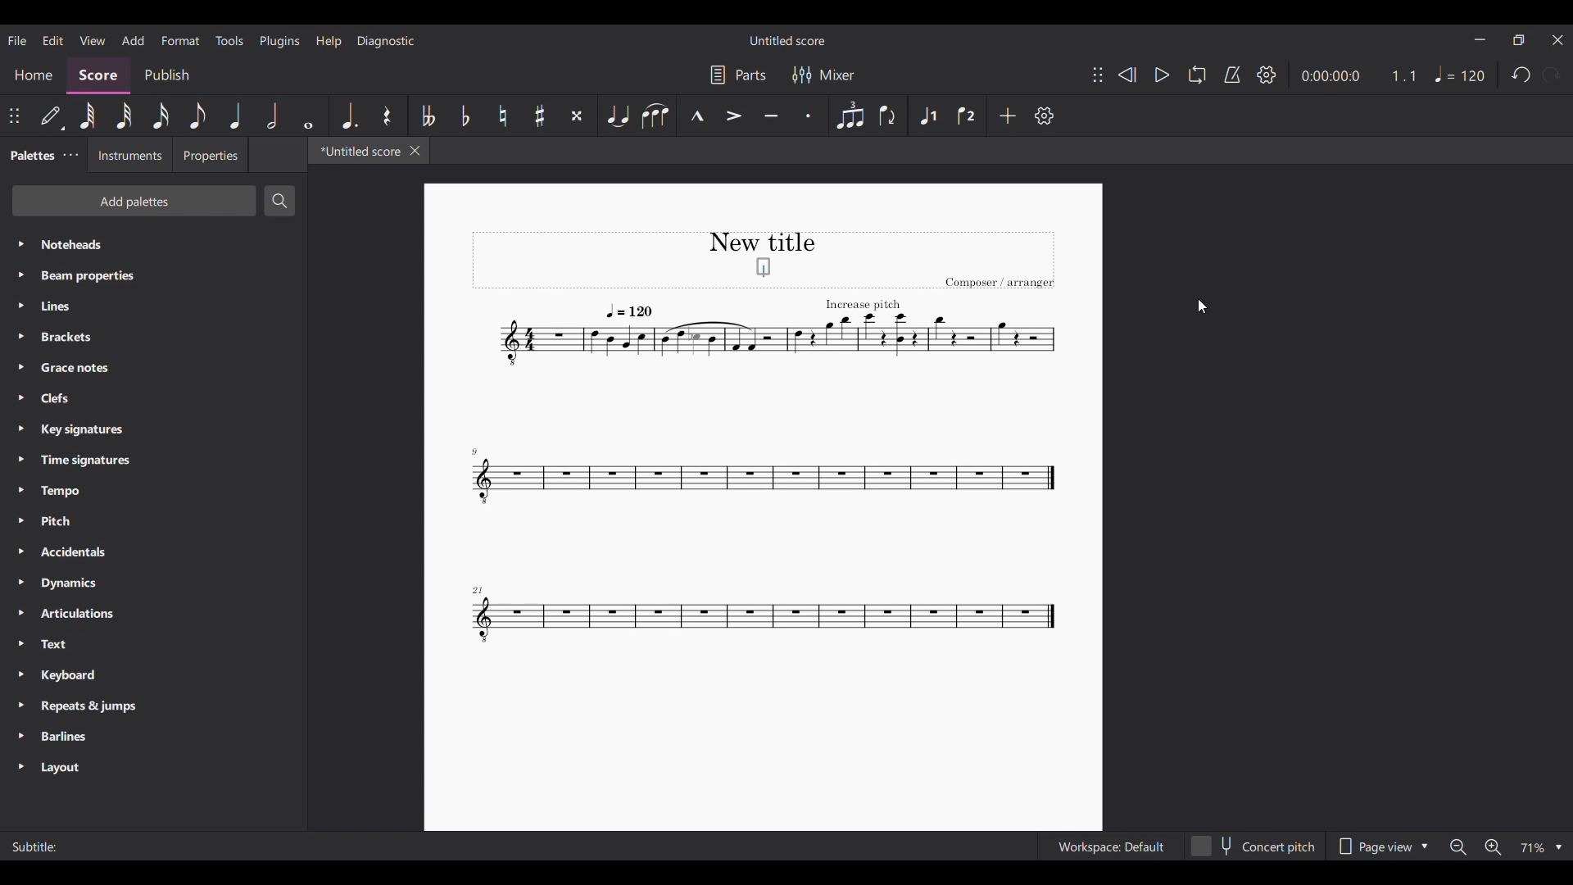 This screenshot has height=885, width=1573. I want to click on Dynamics, so click(152, 583).